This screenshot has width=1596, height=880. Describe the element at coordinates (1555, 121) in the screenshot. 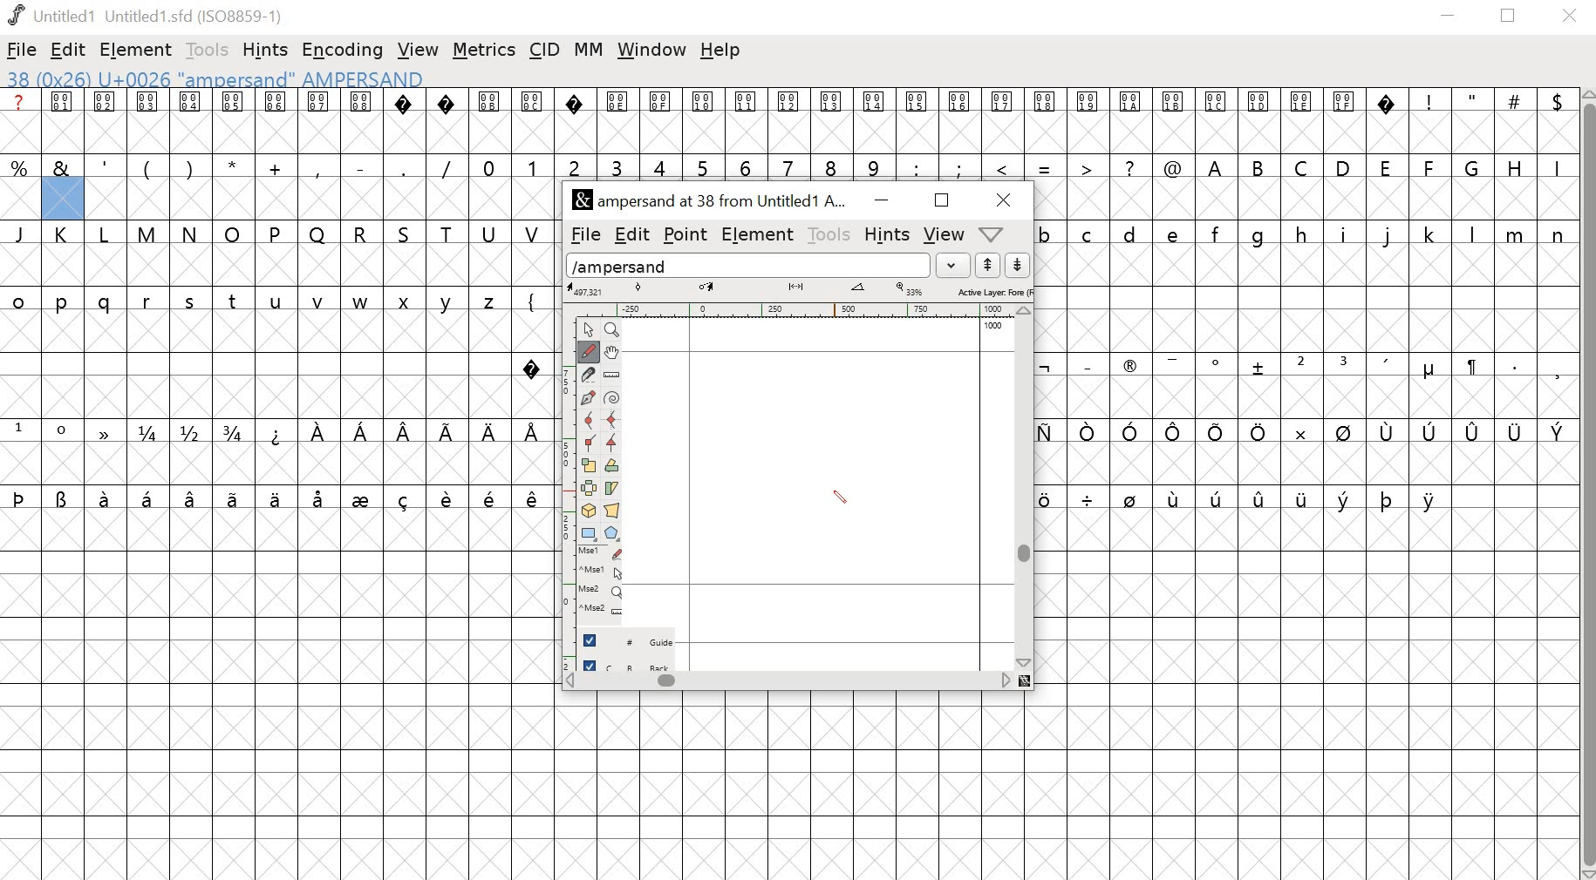

I see `$` at that location.